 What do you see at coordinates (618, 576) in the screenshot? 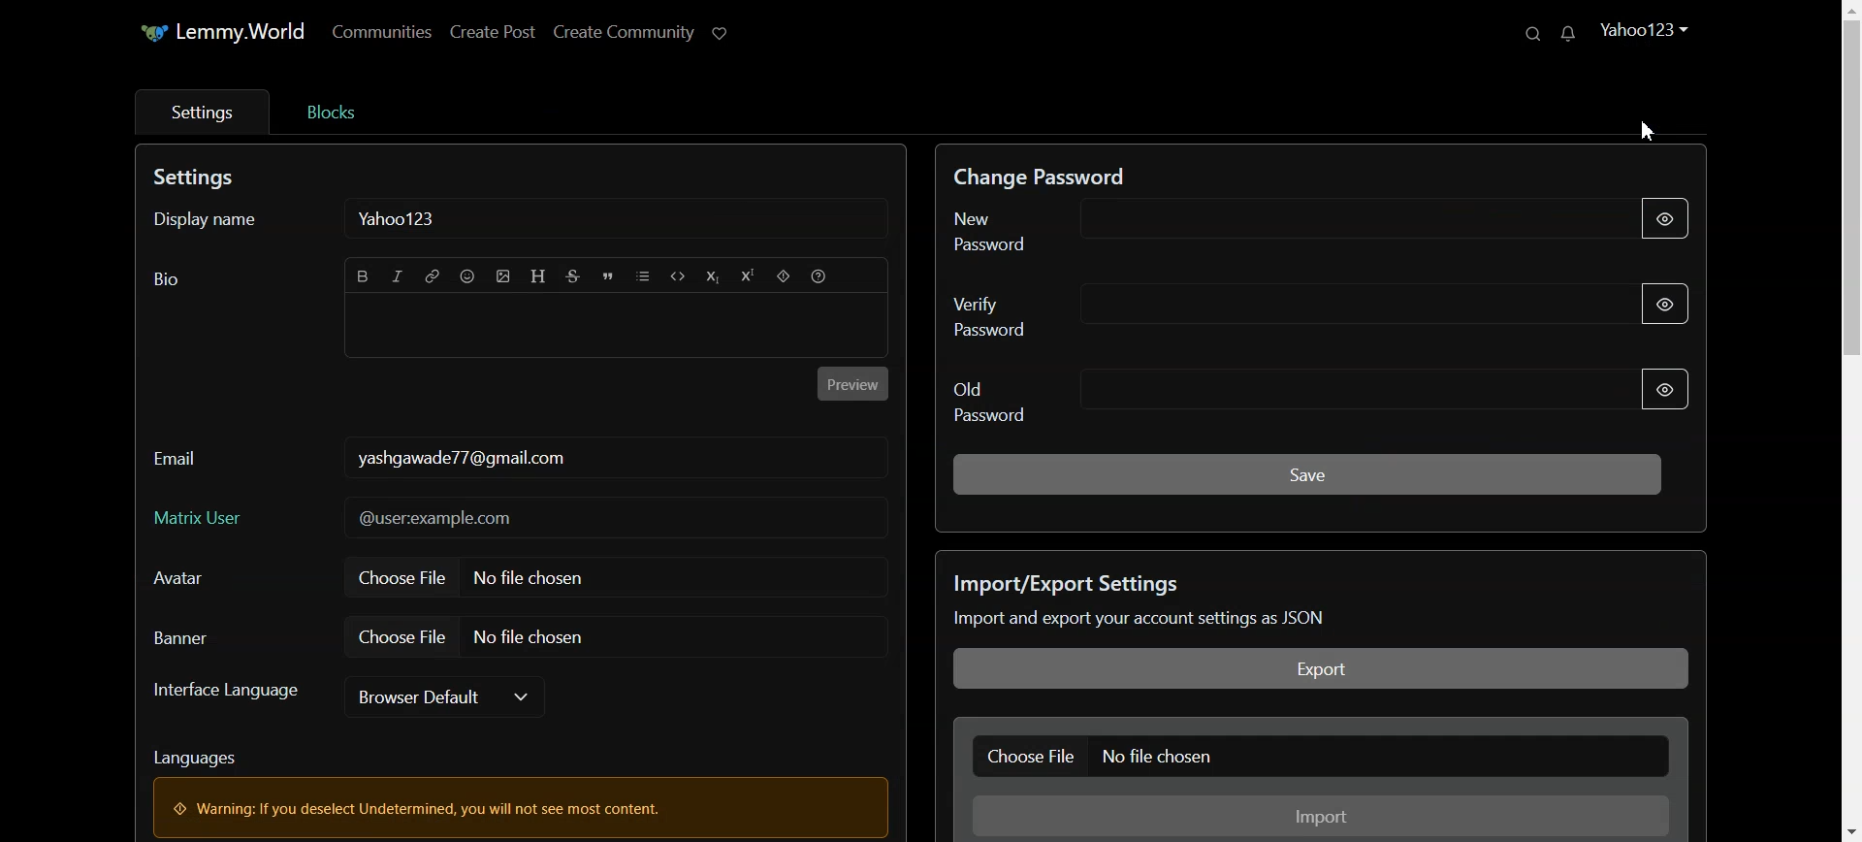
I see `Choose File` at bounding box center [618, 576].